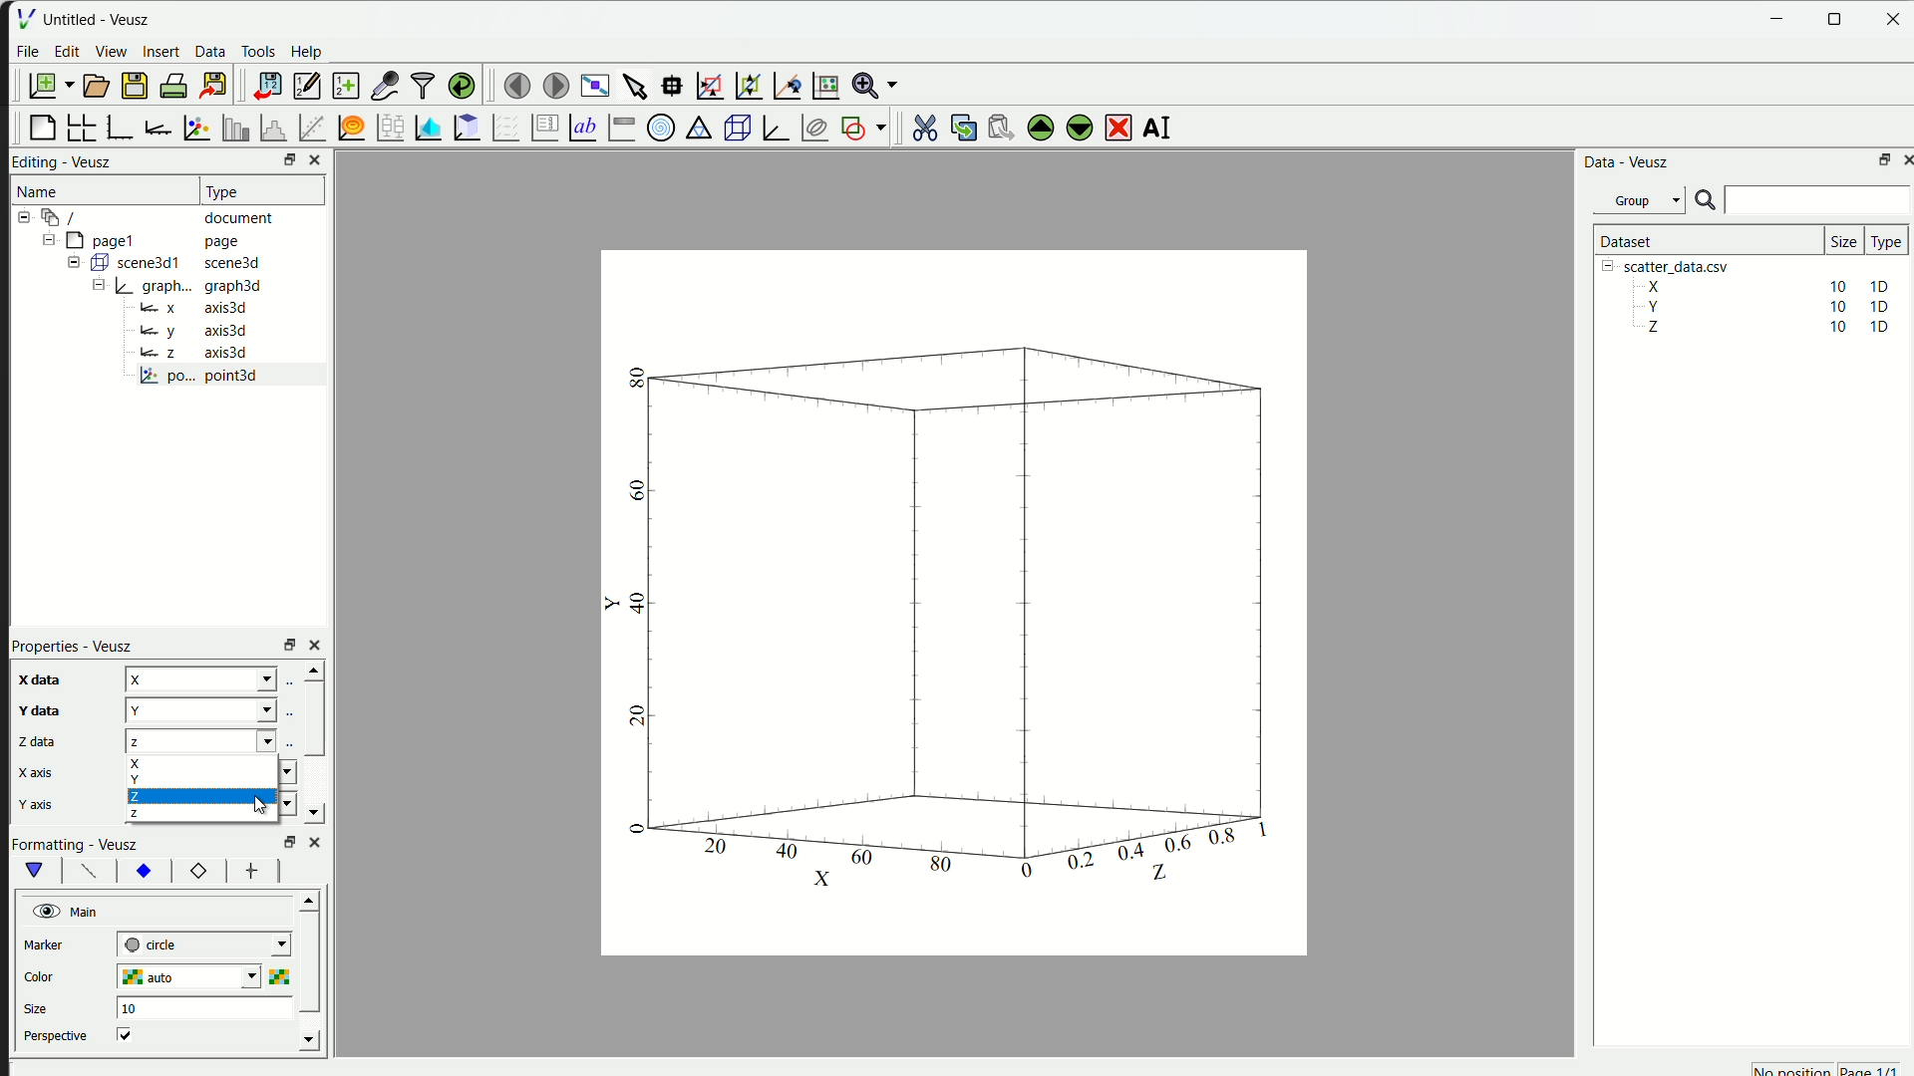 The width and height of the screenshot is (1914, 1076). What do you see at coordinates (154, 238) in the screenshot?
I see `= [MY pagel page` at bounding box center [154, 238].